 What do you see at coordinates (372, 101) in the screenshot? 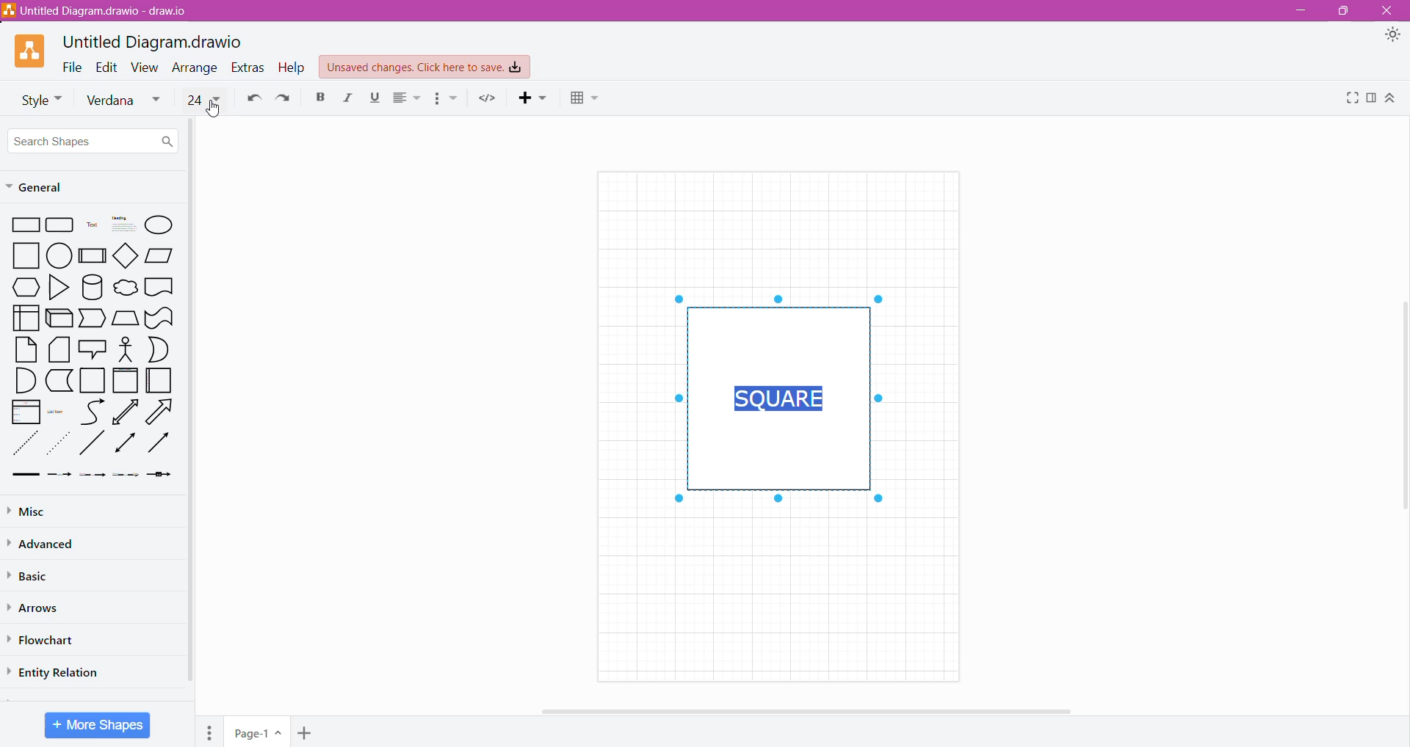
I see `Underline` at bounding box center [372, 101].